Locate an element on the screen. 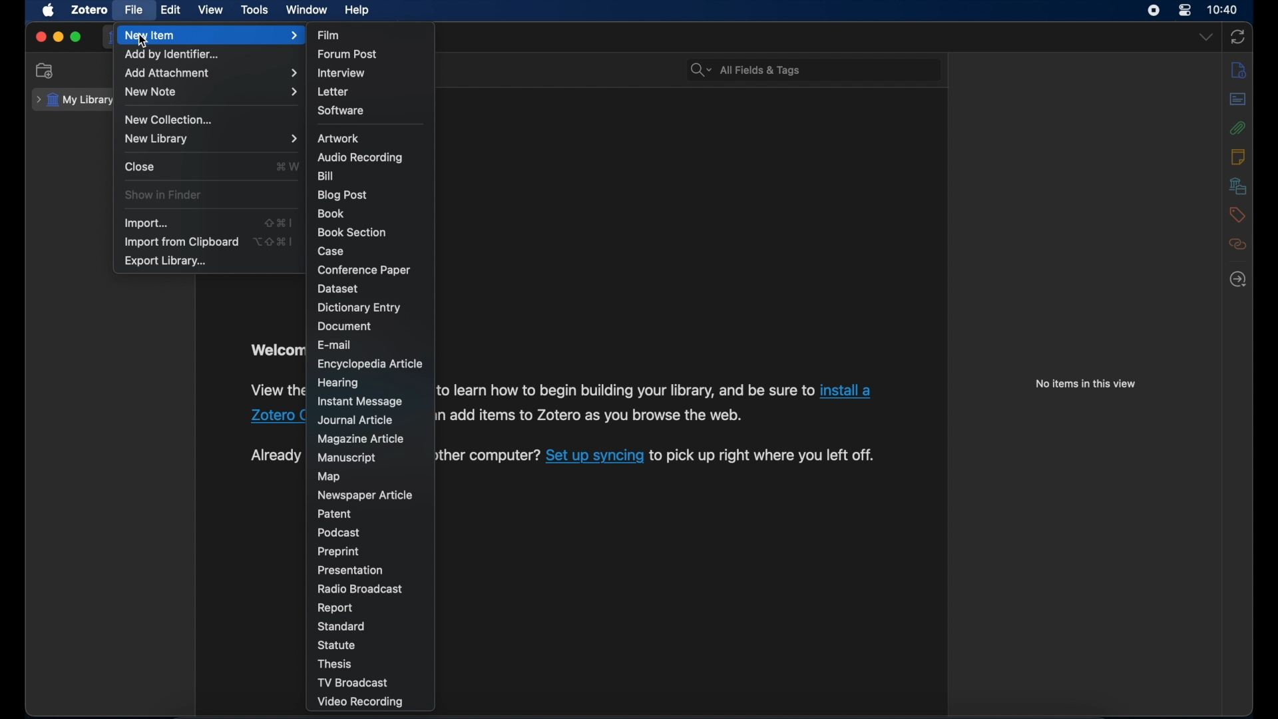 The height and width of the screenshot is (719, 1278). export library is located at coordinates (167, 261).